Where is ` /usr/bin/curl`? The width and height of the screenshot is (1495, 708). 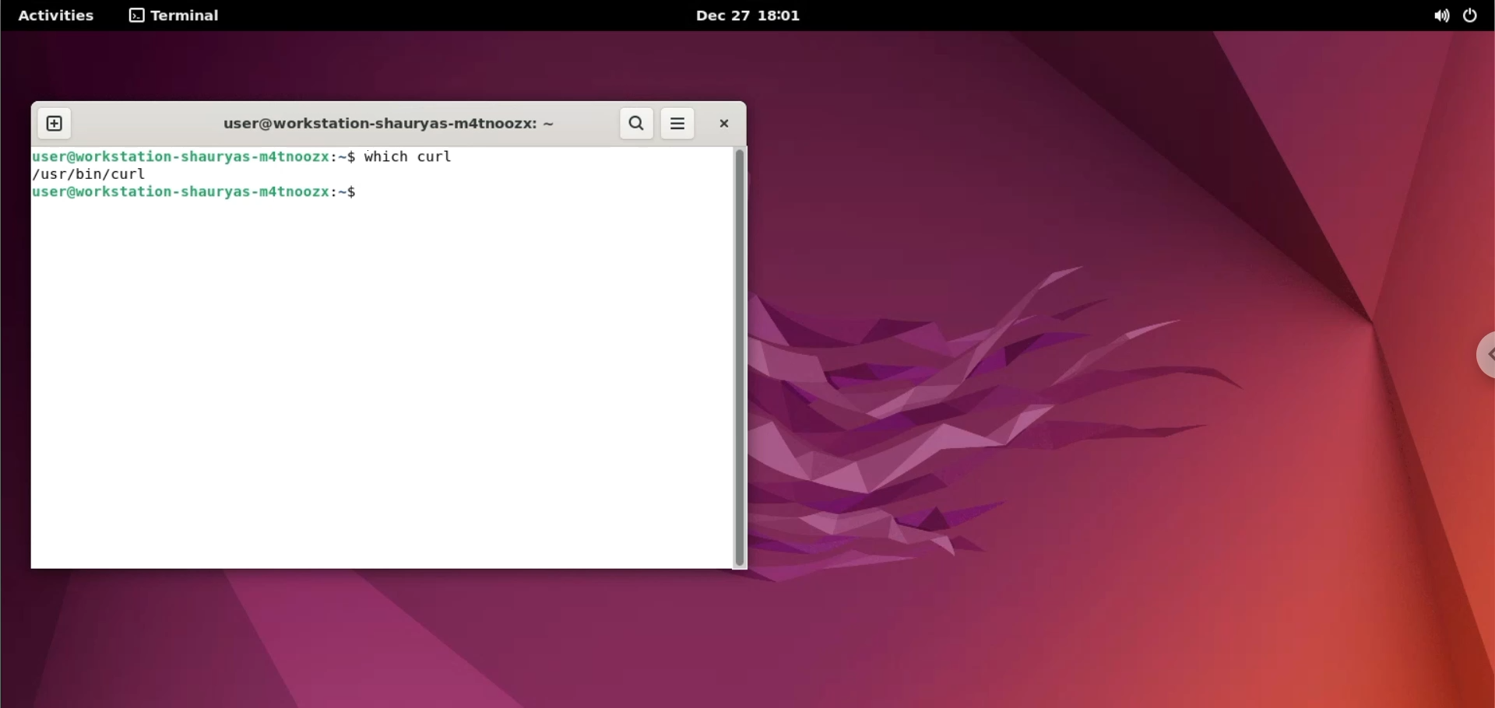  /usr/bin/curl is located at coordinates (106, 176).